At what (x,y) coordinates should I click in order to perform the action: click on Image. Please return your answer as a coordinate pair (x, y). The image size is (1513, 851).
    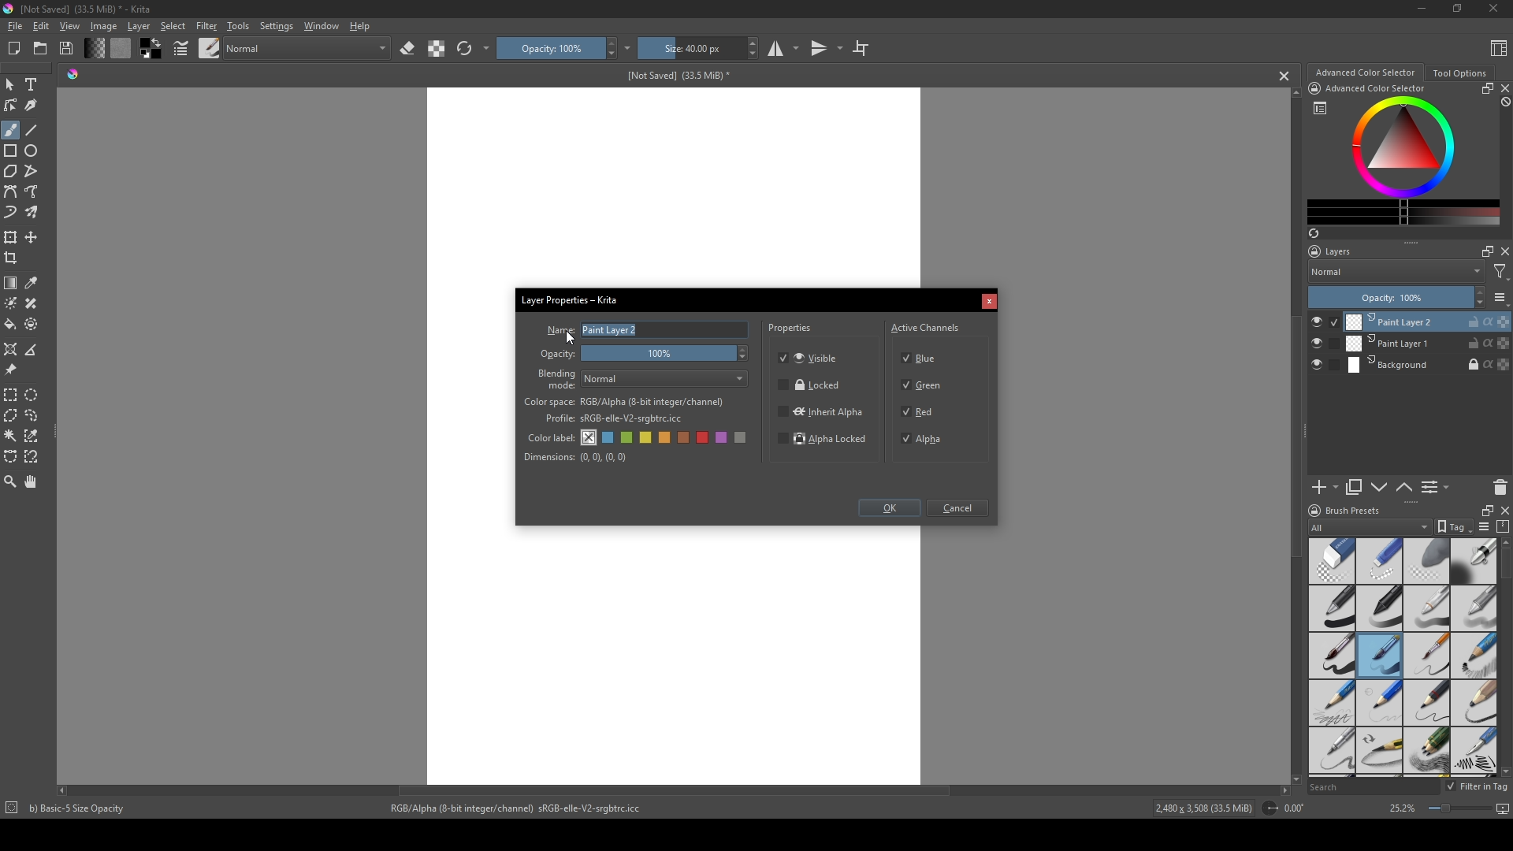
    Looking at the image, I should click on (103, 26).